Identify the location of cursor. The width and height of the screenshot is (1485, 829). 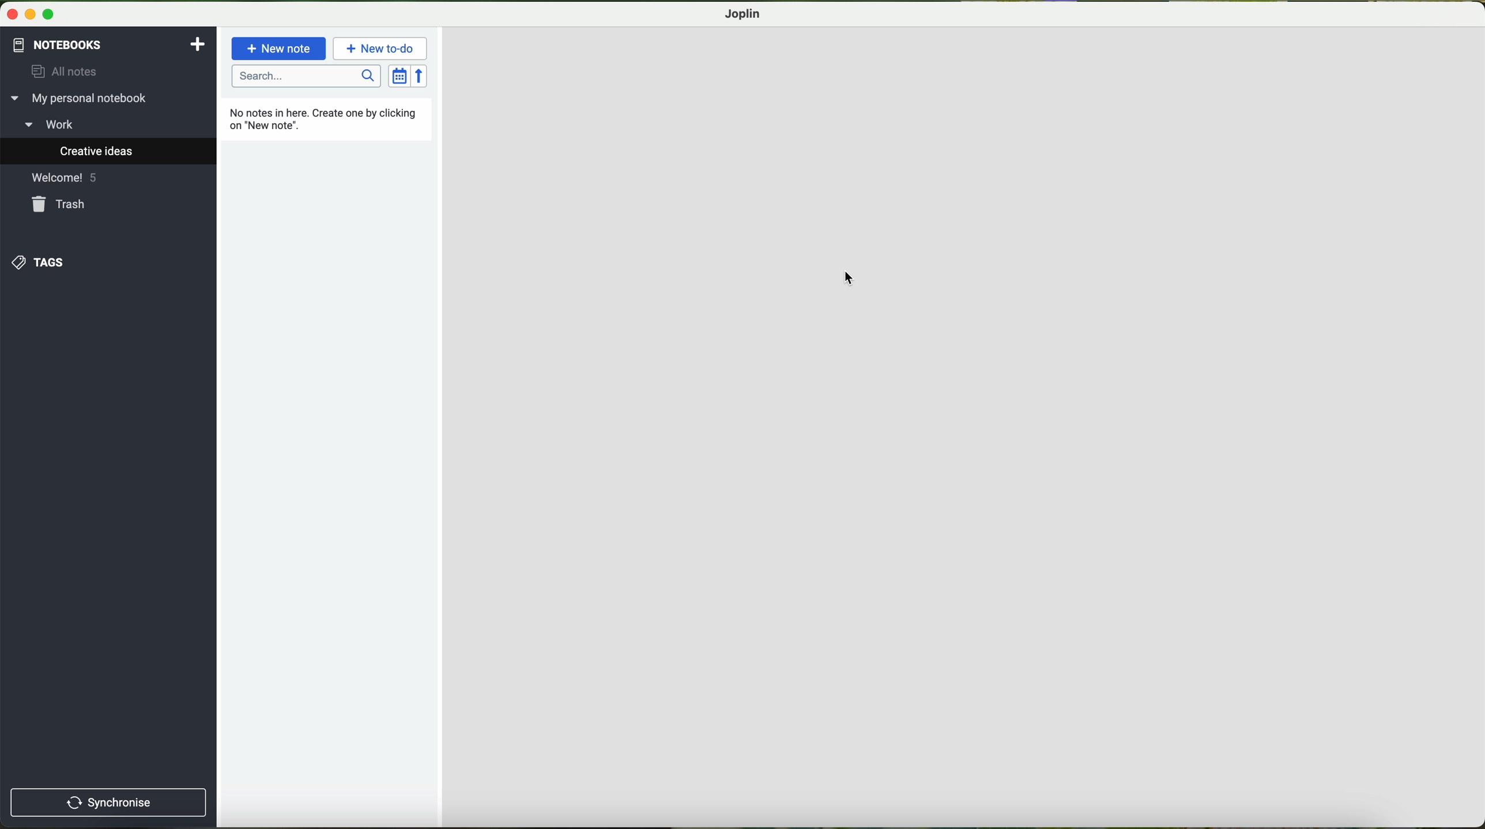
(849, 278).